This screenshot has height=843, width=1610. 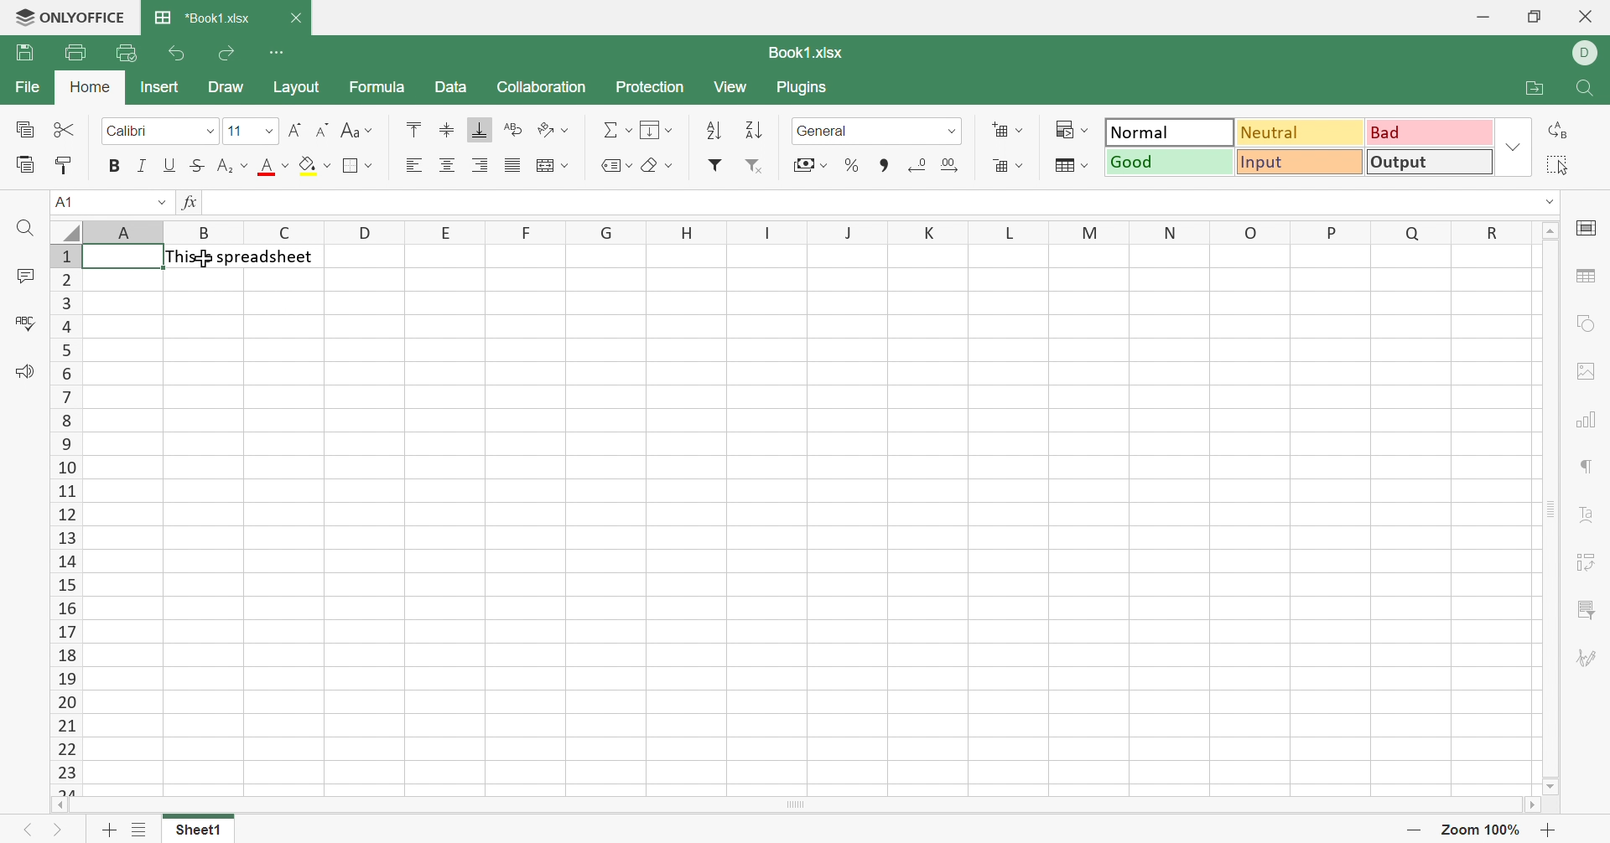 What do you see at coordinates (1585, 565) in the screenshot?
I see `Pivot Table settings` at bounding box center [1585, 565].